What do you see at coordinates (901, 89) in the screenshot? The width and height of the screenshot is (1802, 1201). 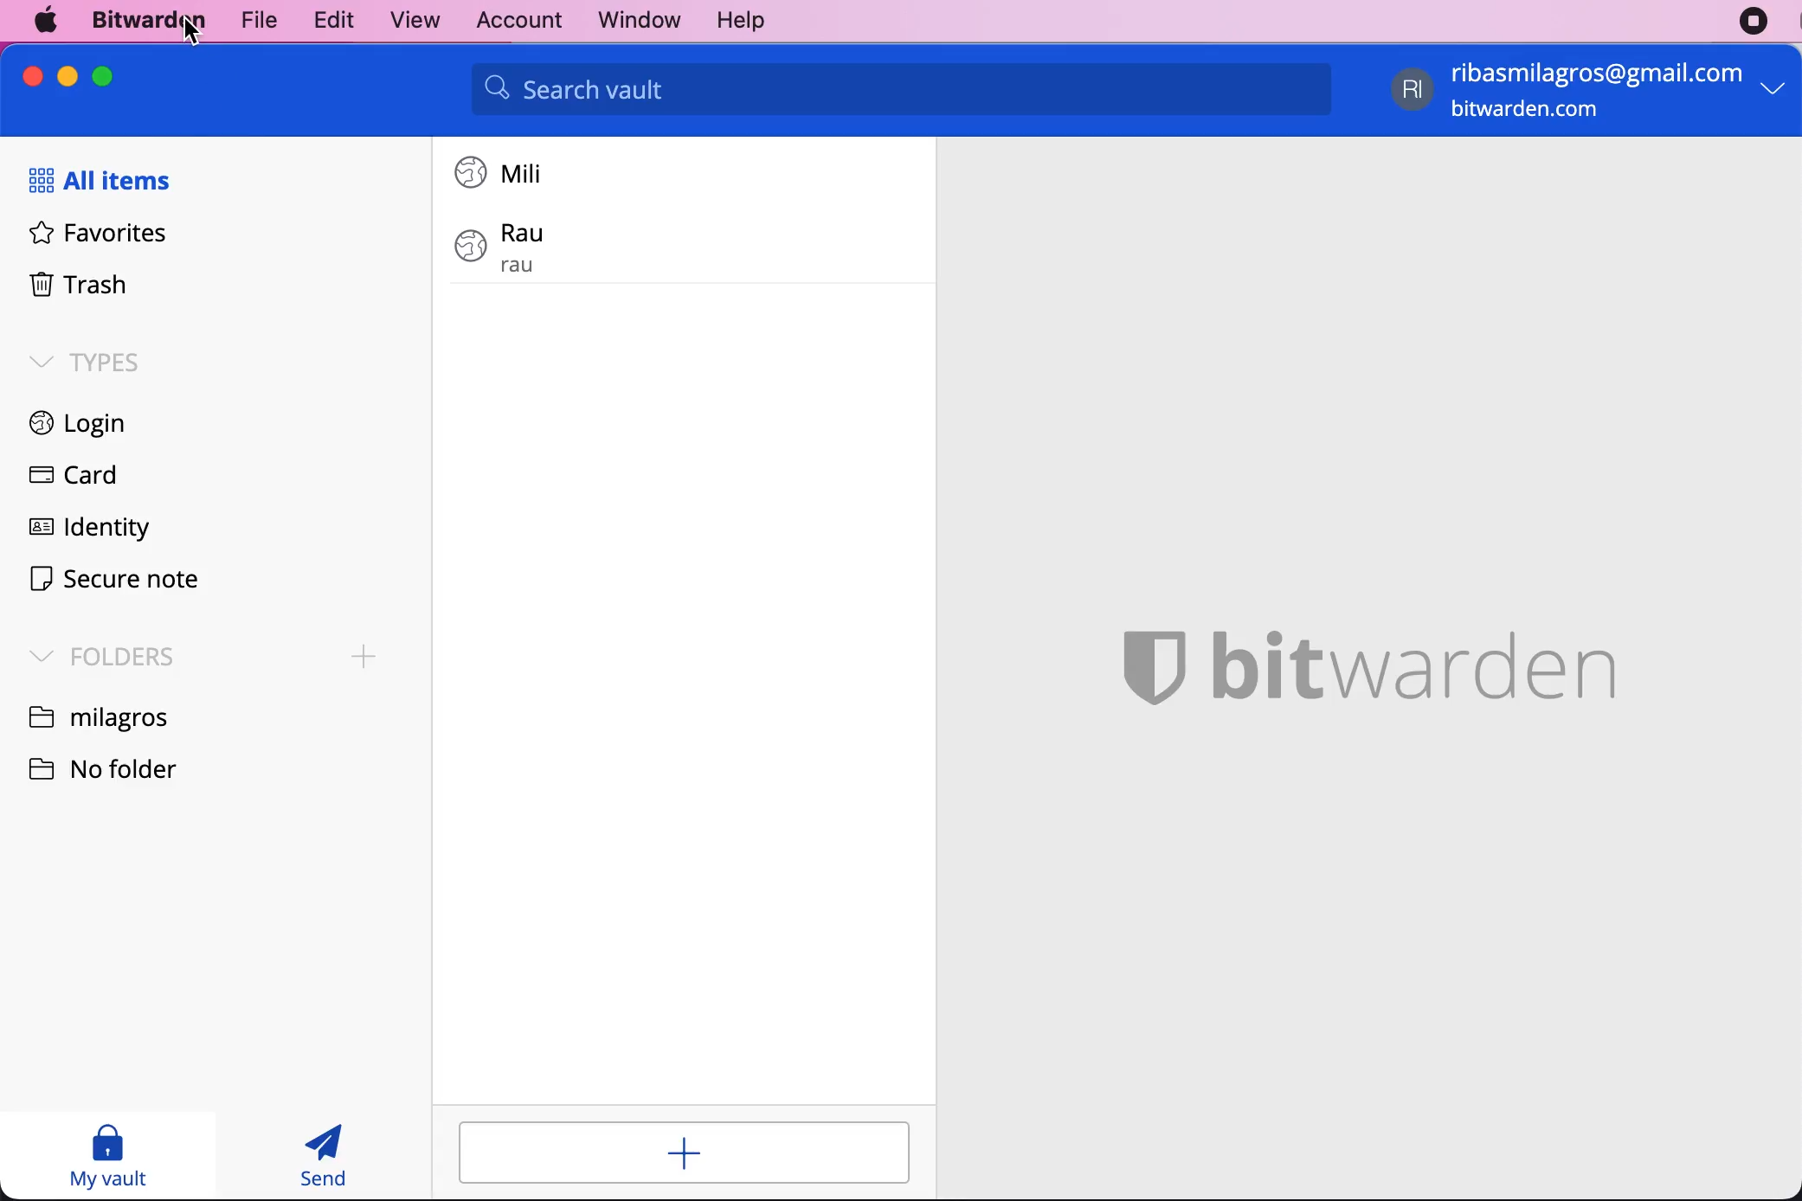 I see `search vault` at bounding box center [901, 89].